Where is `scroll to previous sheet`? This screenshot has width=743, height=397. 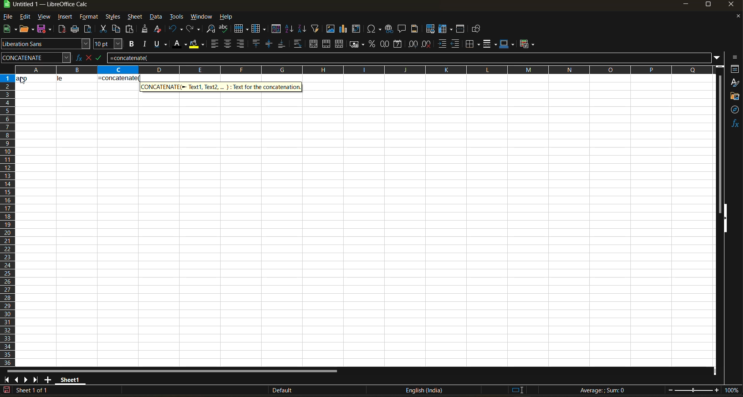 scroll to previous sheet is located at coordinates (17, 379).